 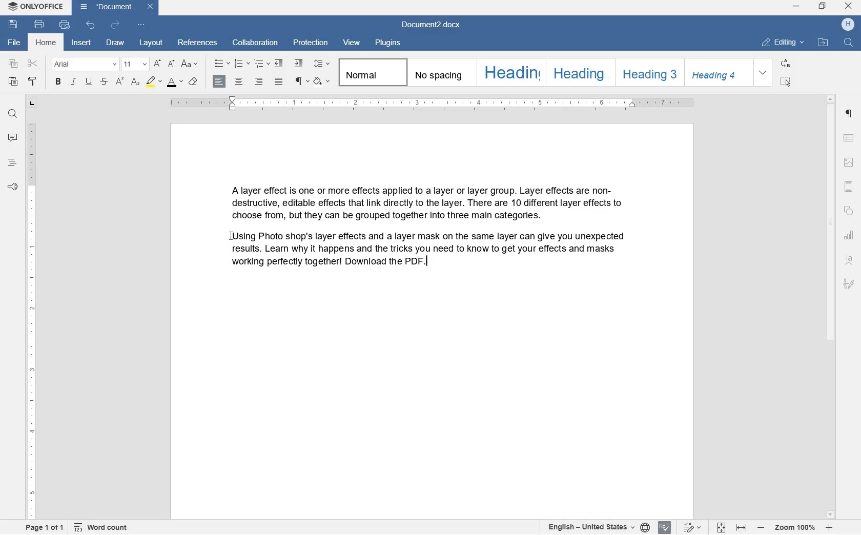 What do you see at coordinates (795, 528) in the screenshot?
I see `ZOOM IN OR ZOOM OUT` at bounding box center [795, 528].